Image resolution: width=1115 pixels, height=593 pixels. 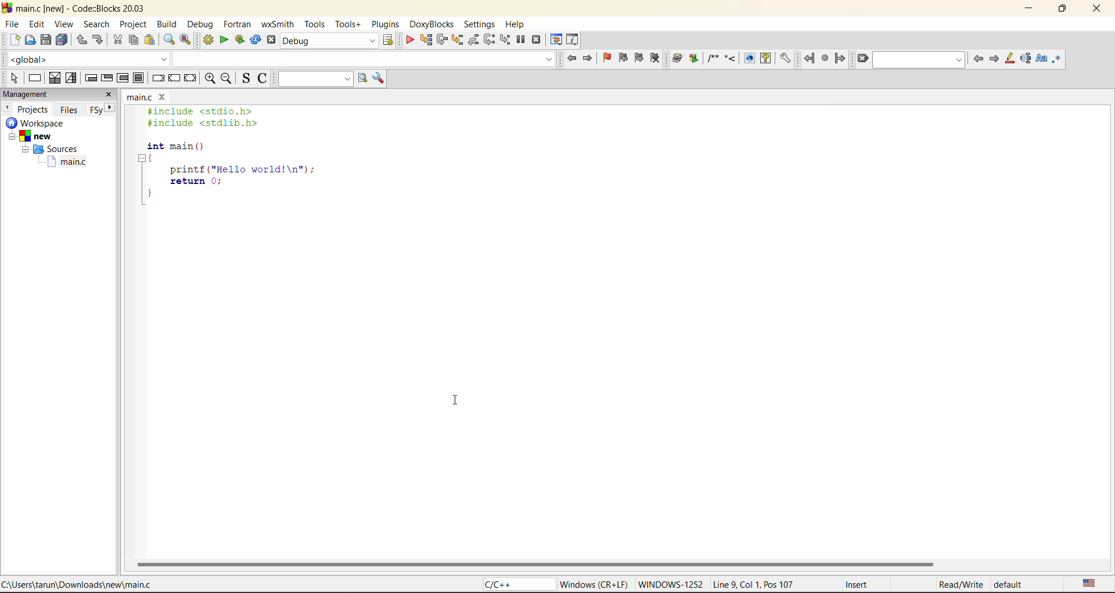 What do you see at coordinates (134, 39) in the screenshot?
I see `copy` at bounding box center [134, 39].